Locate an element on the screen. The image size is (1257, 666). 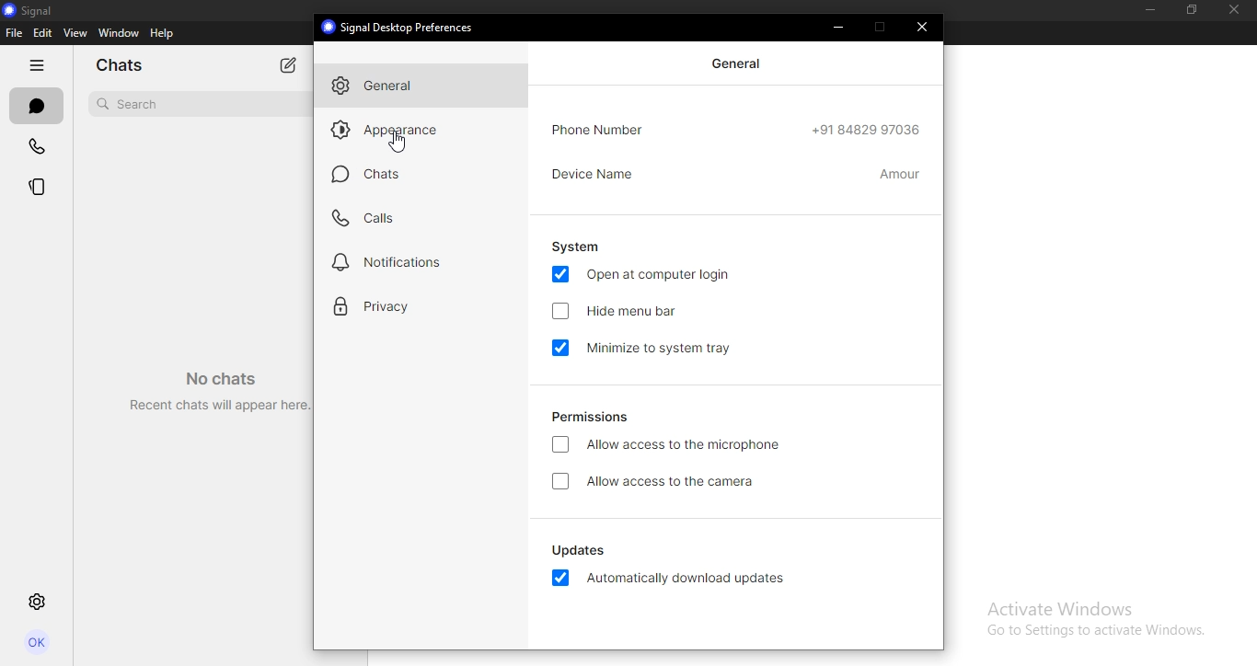
settings is located at coordinates (38, 603).